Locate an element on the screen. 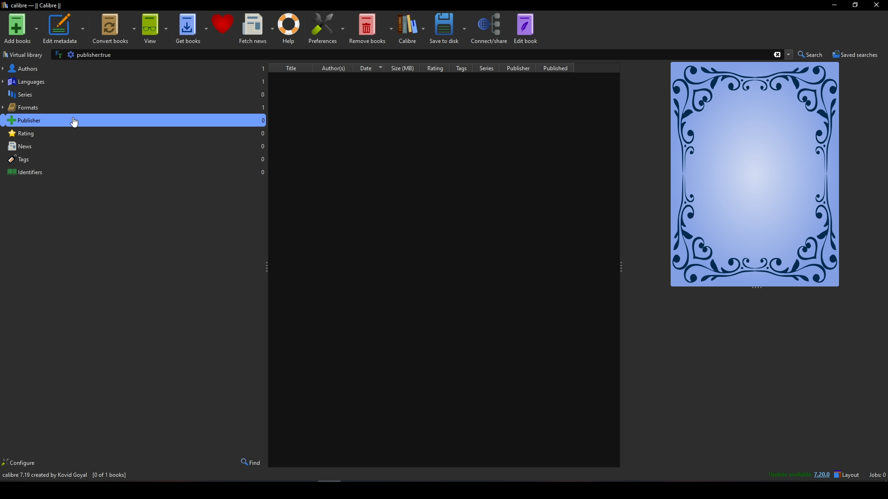 This screenshot has width=888, height=499. 1200 Wiayout Jo is located at coordinates (849, 473).